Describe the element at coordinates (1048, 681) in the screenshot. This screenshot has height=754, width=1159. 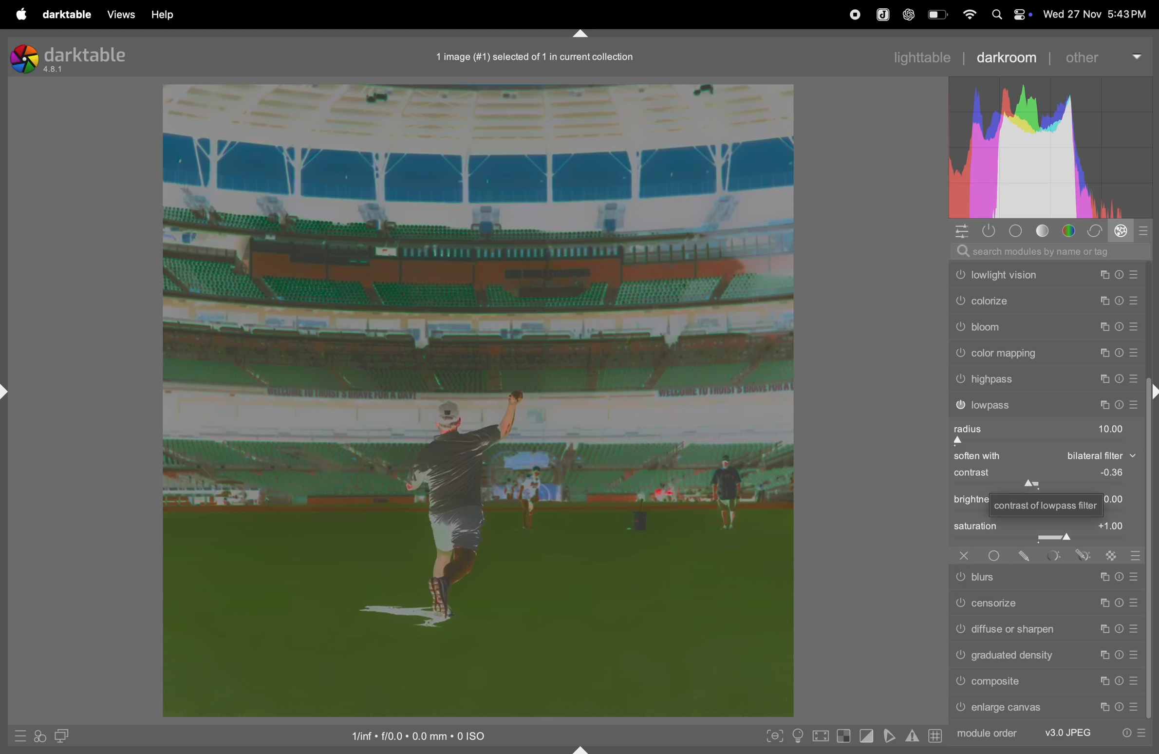
I see `composite` at that location.